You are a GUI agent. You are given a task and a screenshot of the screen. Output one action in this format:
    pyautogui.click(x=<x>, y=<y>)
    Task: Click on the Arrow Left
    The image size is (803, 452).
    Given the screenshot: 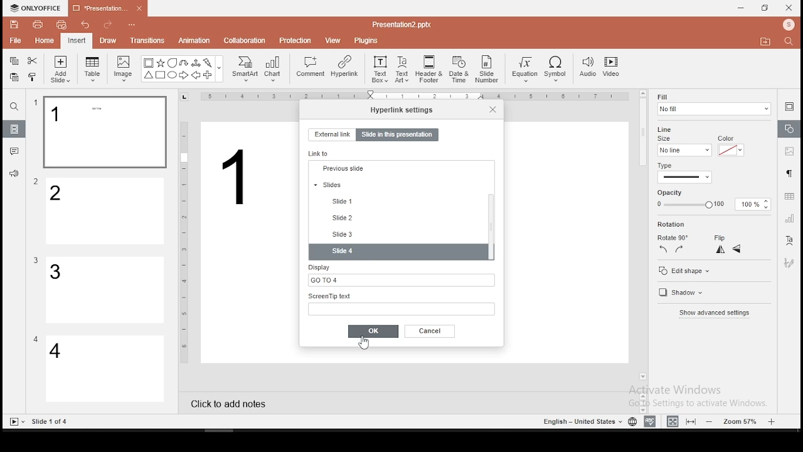 What is the action you would take?
    pyautogui.click(x=196, y=75)
    